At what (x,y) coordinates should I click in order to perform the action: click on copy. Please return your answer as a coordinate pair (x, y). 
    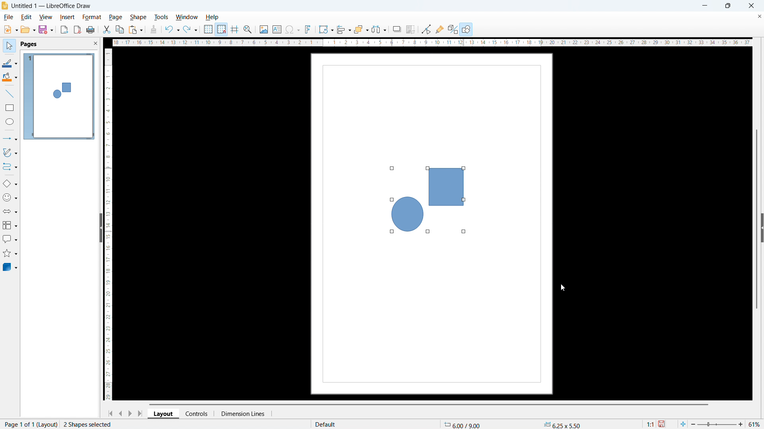
    Looking at the image, I should click on (120, 29).